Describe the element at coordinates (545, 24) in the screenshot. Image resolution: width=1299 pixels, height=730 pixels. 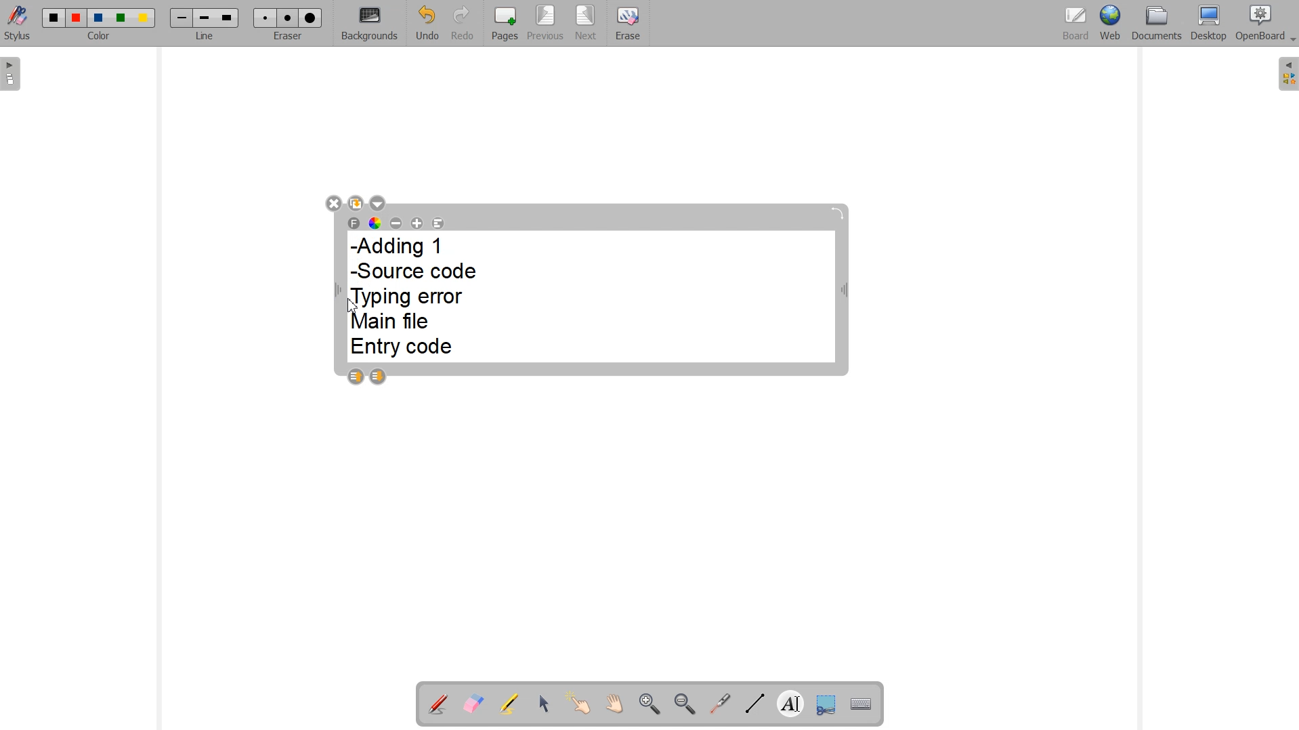
I see `Previous` at that location.